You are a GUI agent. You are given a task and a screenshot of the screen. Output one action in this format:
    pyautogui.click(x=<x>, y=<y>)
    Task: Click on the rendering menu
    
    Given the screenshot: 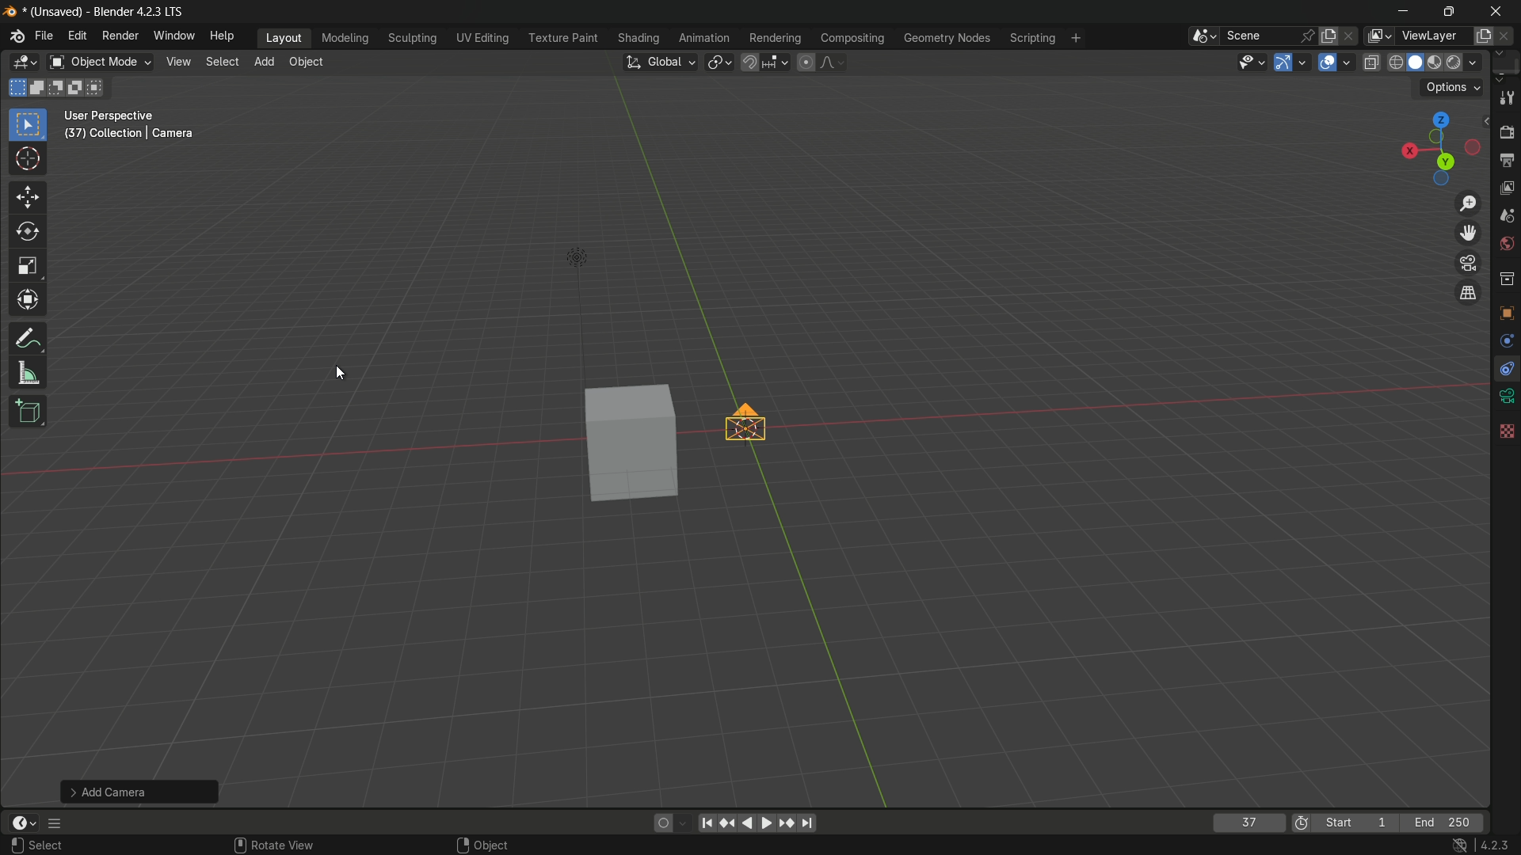 What is the action you would take?
    pyautogui.click(x=775, y=38)
    